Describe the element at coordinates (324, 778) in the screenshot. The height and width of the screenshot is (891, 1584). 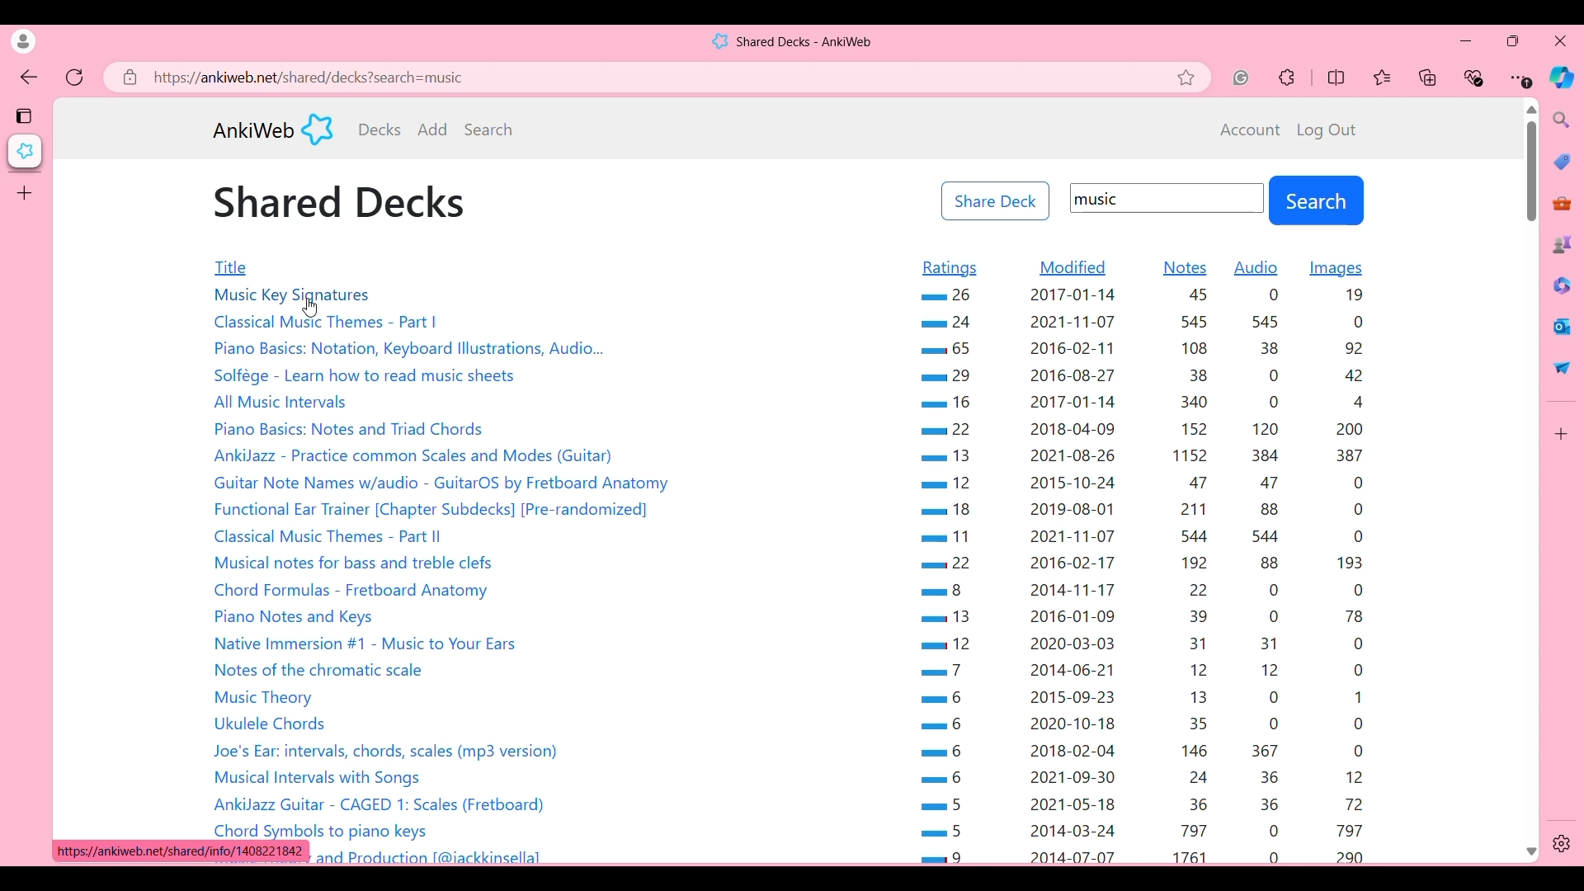
I see `Musical Intervals with Songs` at that location.